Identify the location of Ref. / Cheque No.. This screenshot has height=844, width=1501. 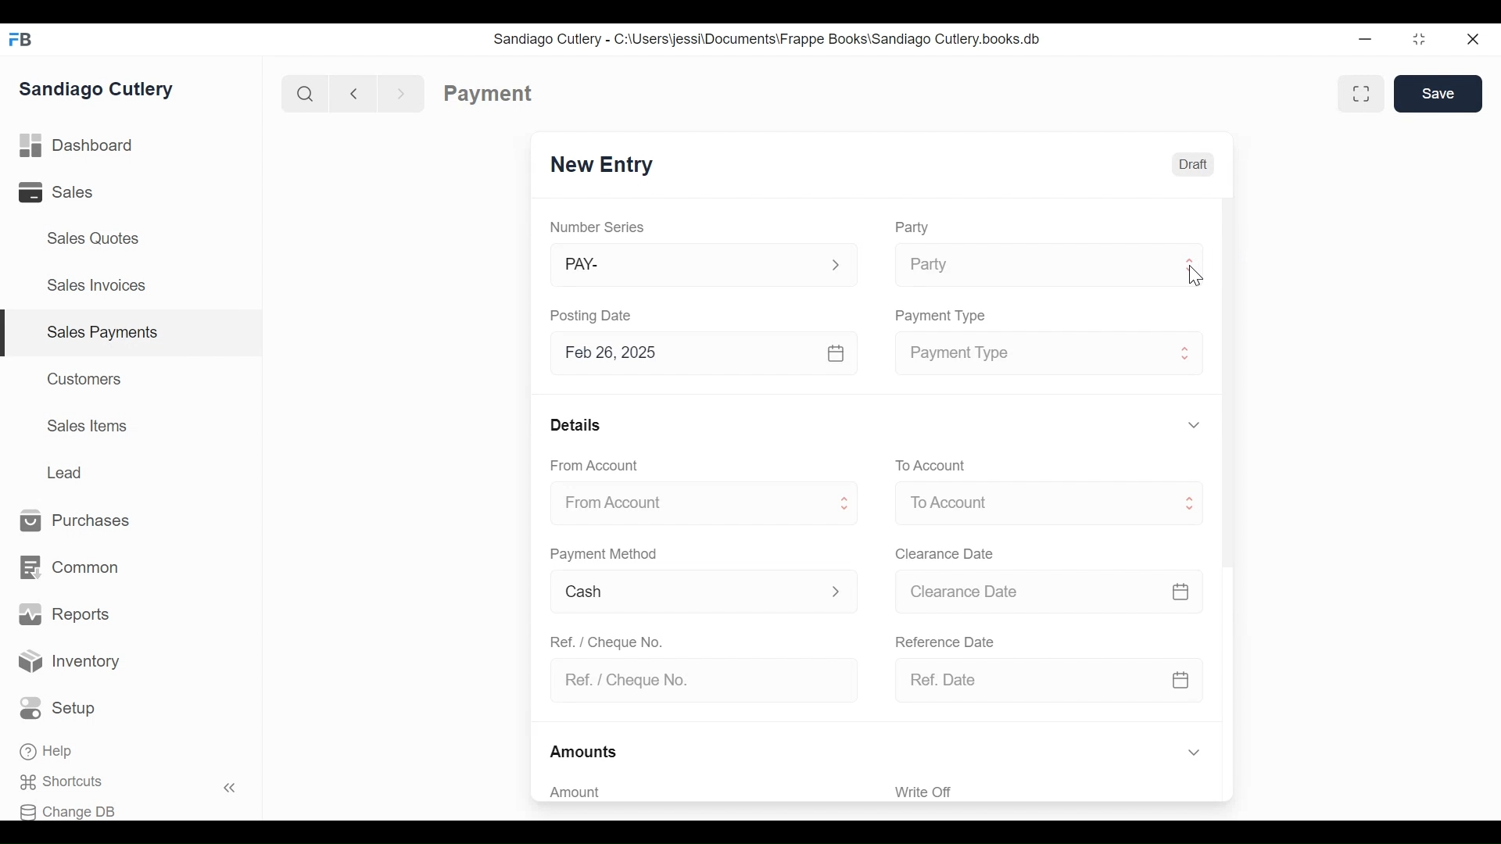
(605, 641).